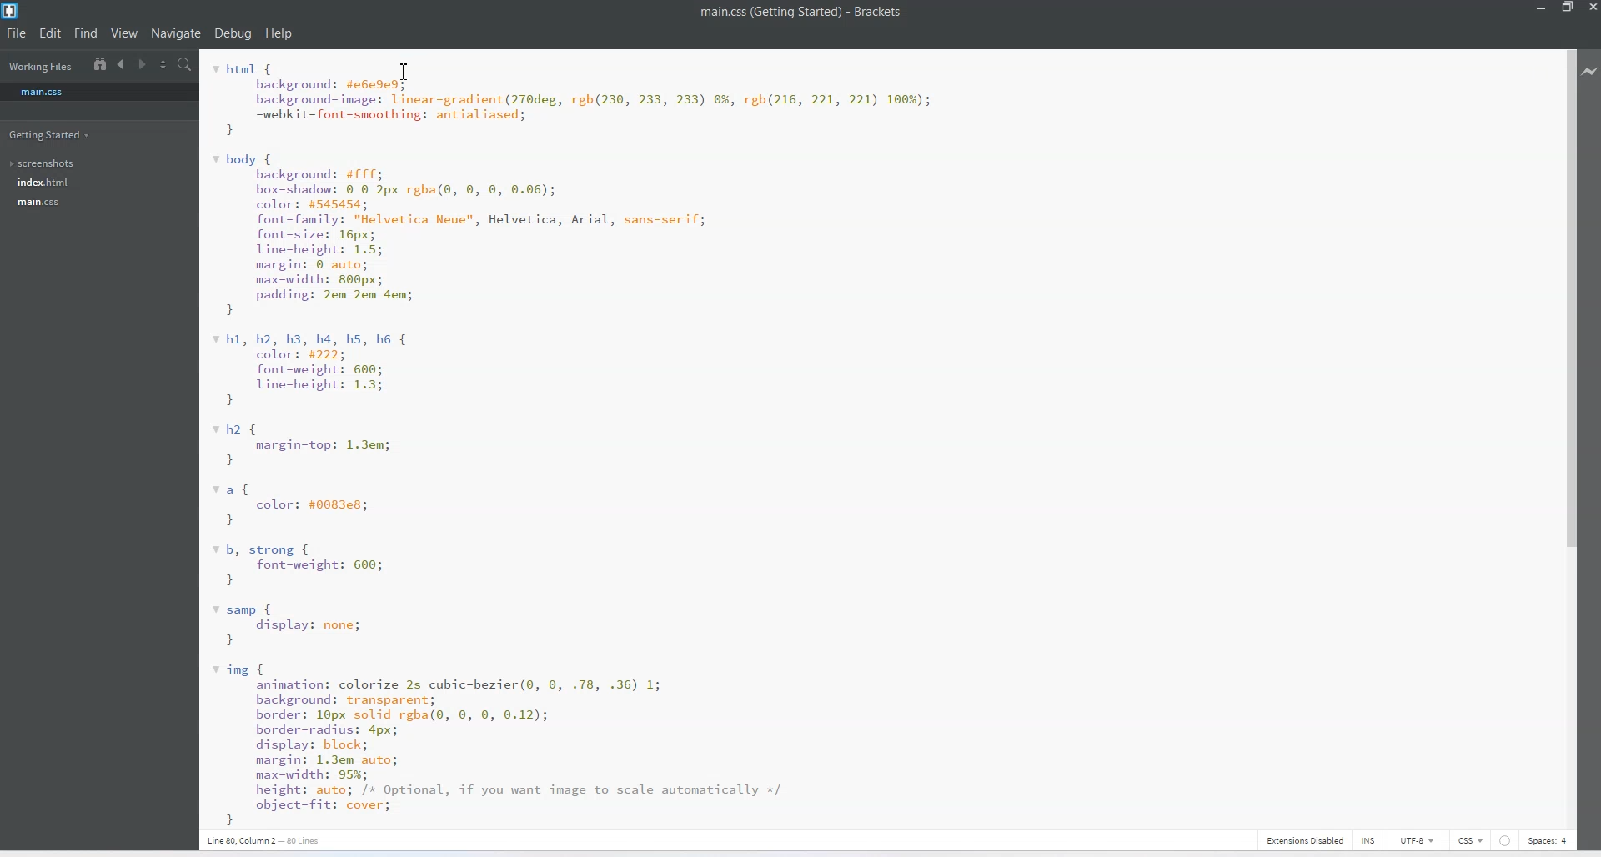  I want to click on Maximize, so click(1568, 8).